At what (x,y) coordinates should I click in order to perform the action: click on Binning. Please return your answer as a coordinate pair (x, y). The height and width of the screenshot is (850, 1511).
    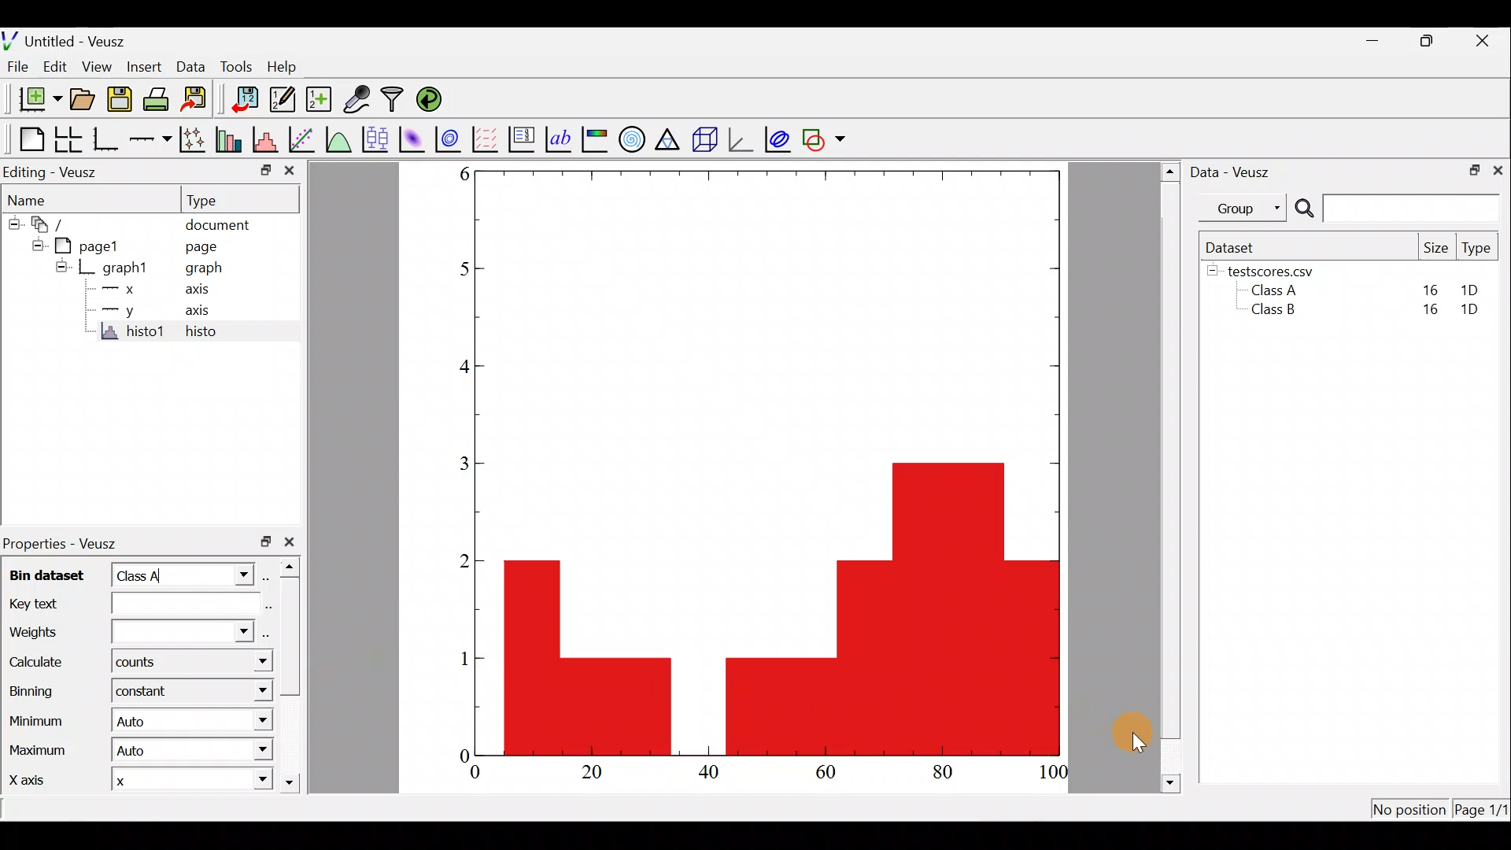
    Looking at the image, I should click on (30, 689).